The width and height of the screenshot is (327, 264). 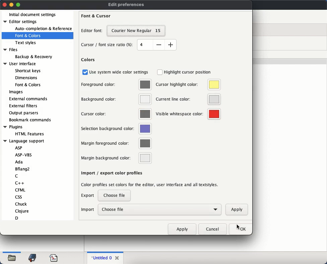 What do you see at coordinates (20, 190) in the screenshot?
I see `cfml` at bounding box center [20, 190].